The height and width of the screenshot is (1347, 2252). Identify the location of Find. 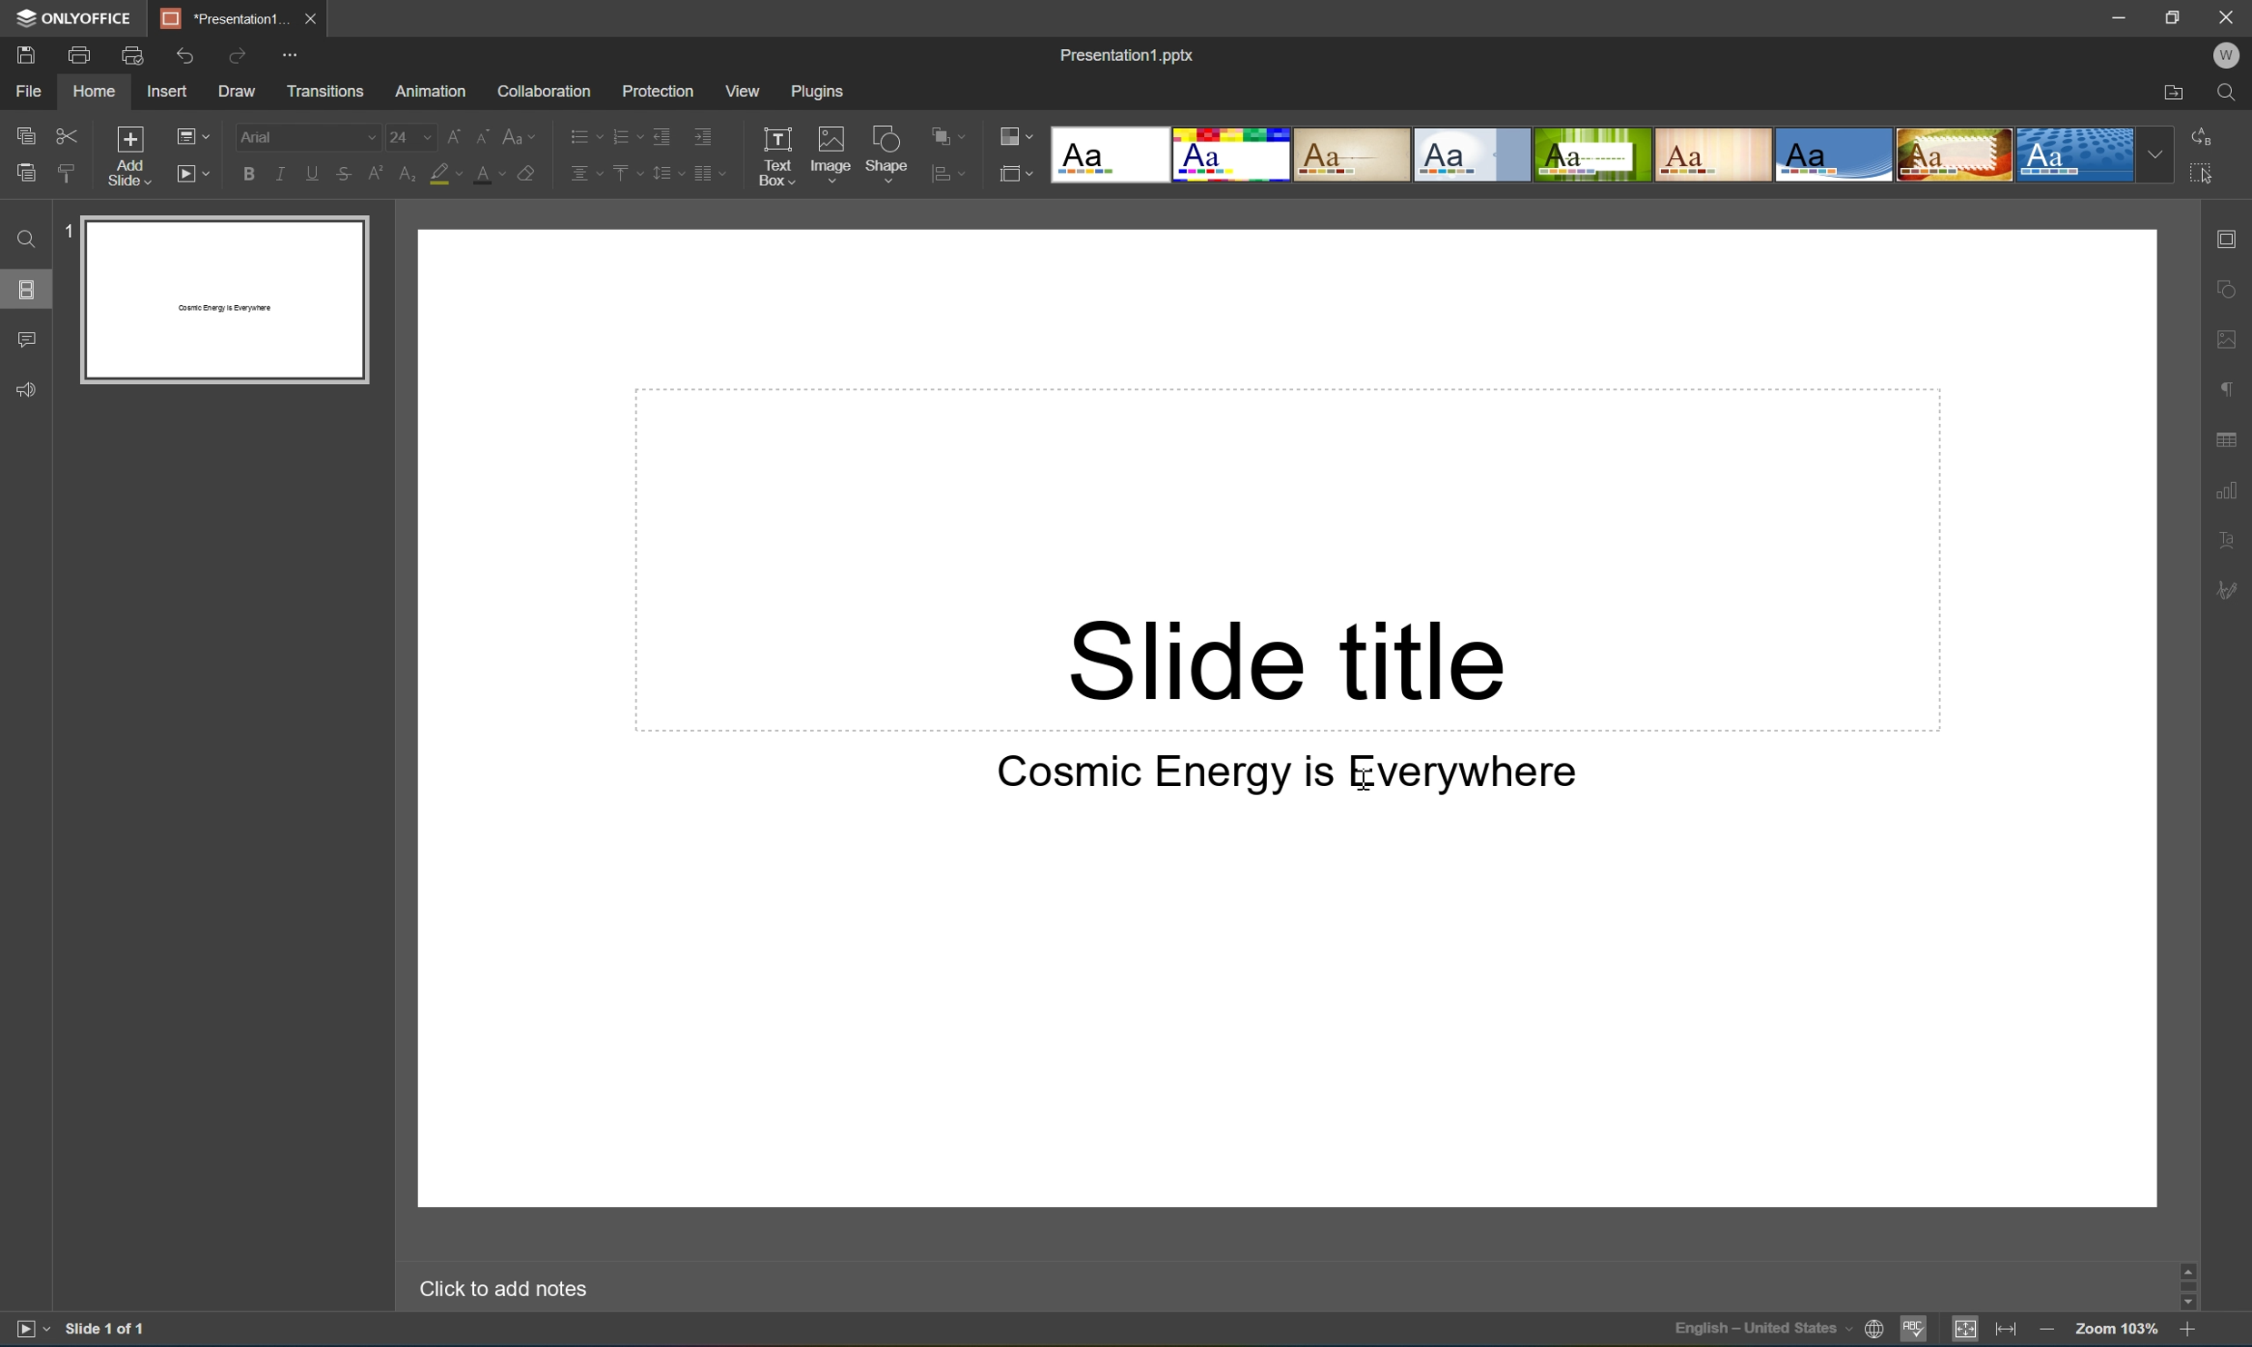
(25, 240).